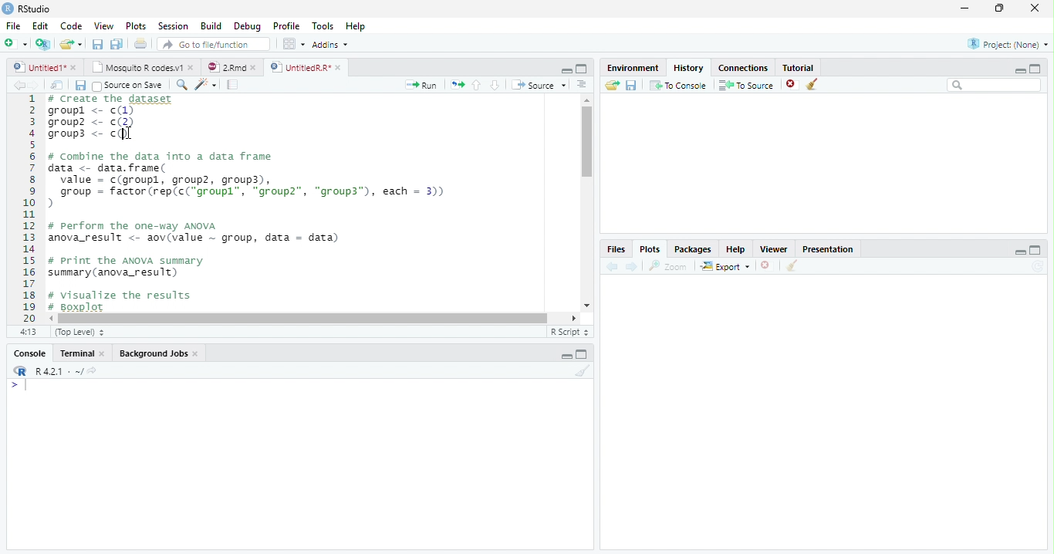 Image resolution: width=1054 pixels, height=554 pixels. Describe the element at coordinates (12, 24) in the screenshot. I see `File` at that location.